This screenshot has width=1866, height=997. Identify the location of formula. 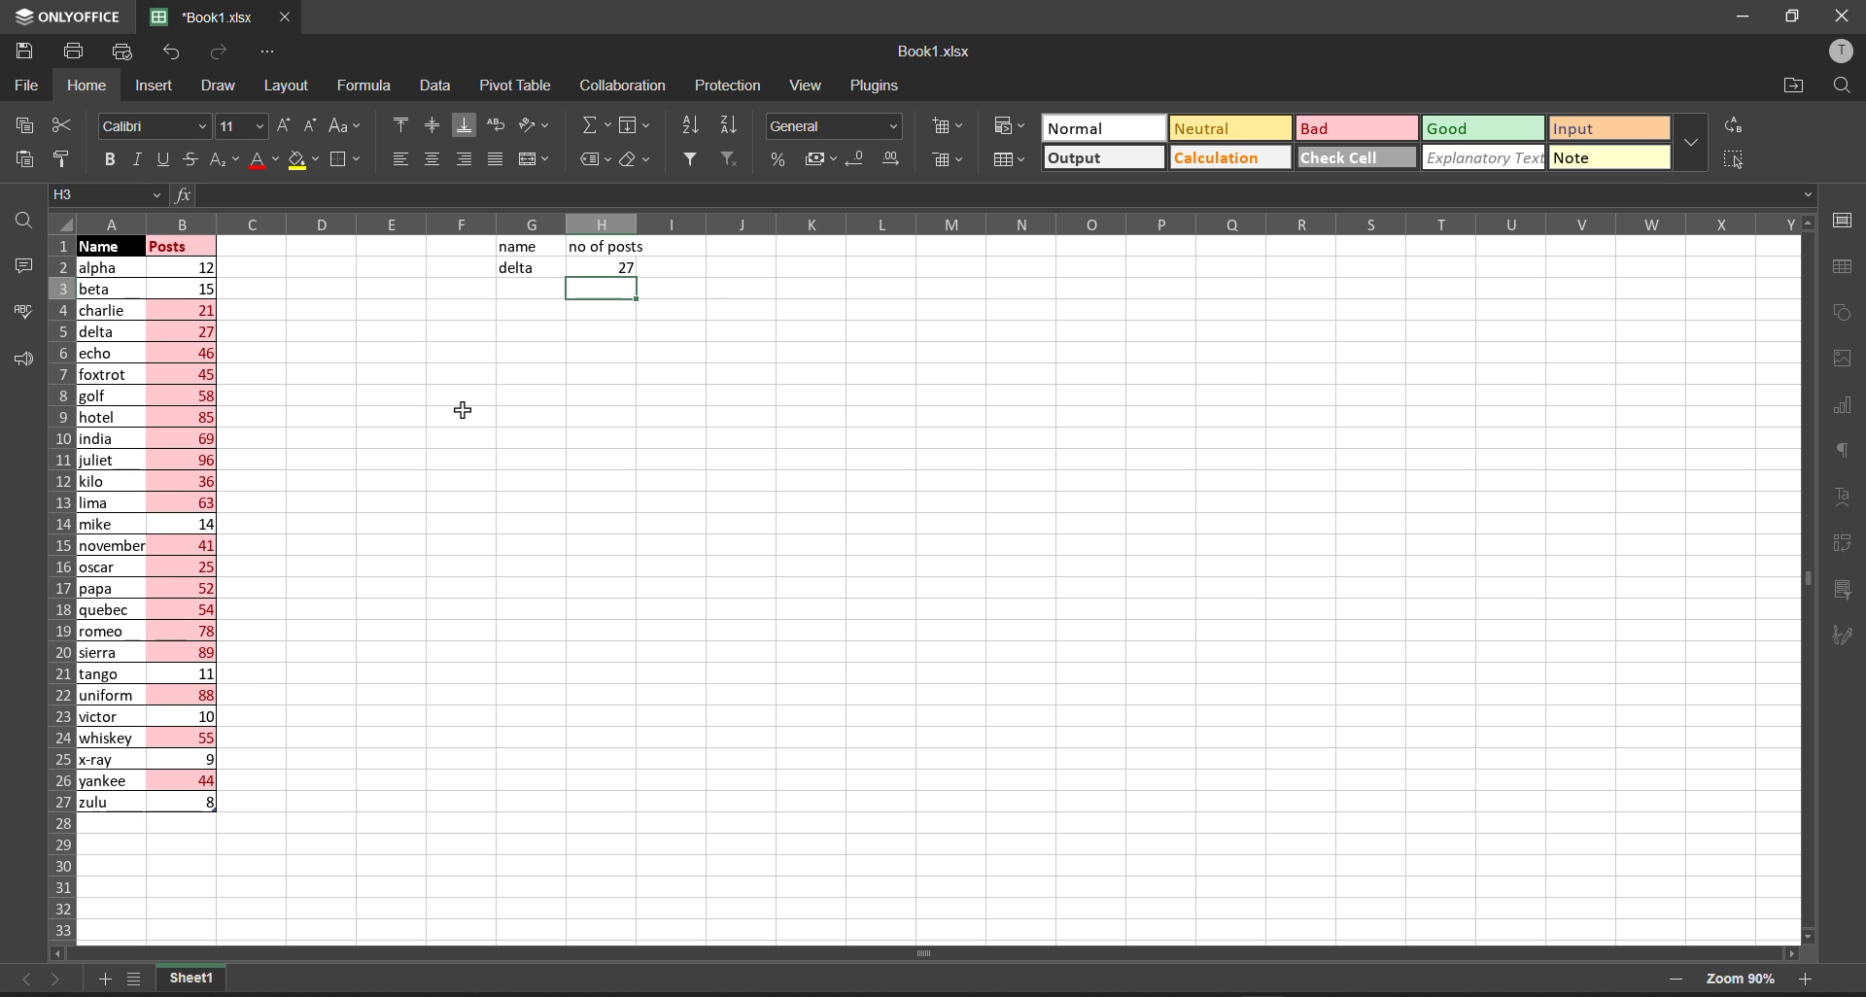
(180, 194).